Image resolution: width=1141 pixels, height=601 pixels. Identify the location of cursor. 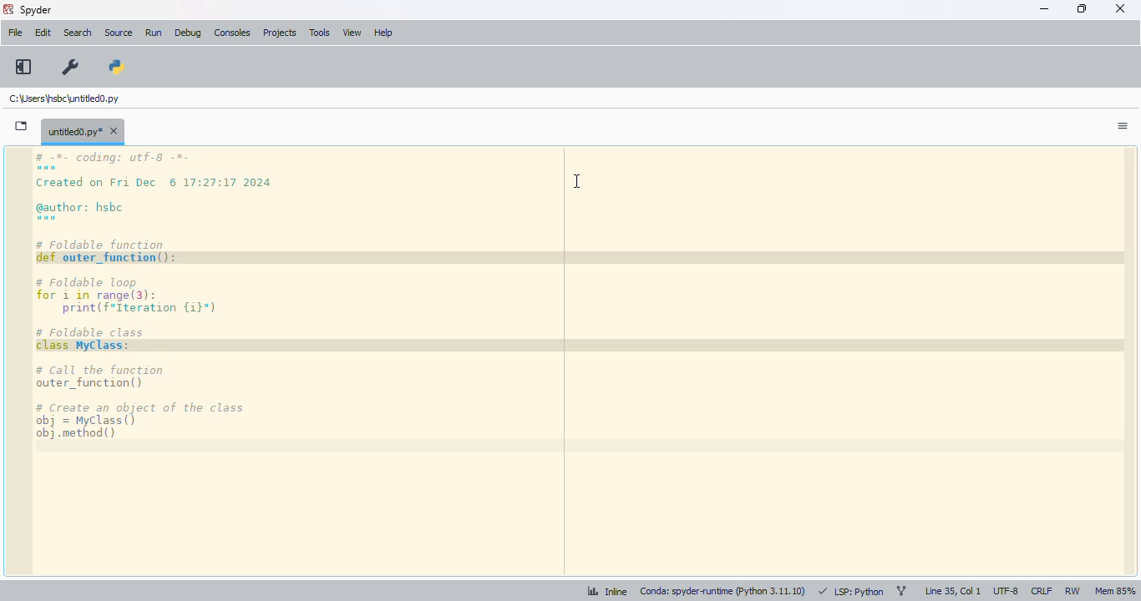
(577, 181).